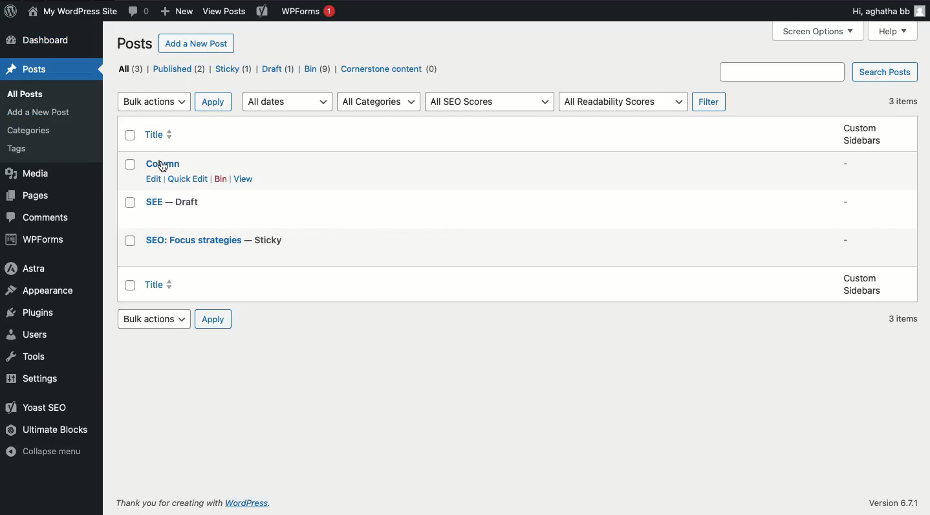 This screenshot has height=515, width=930. Describe the element at coordinates (891, 32) in the screenshot. I see `Help` at that location.